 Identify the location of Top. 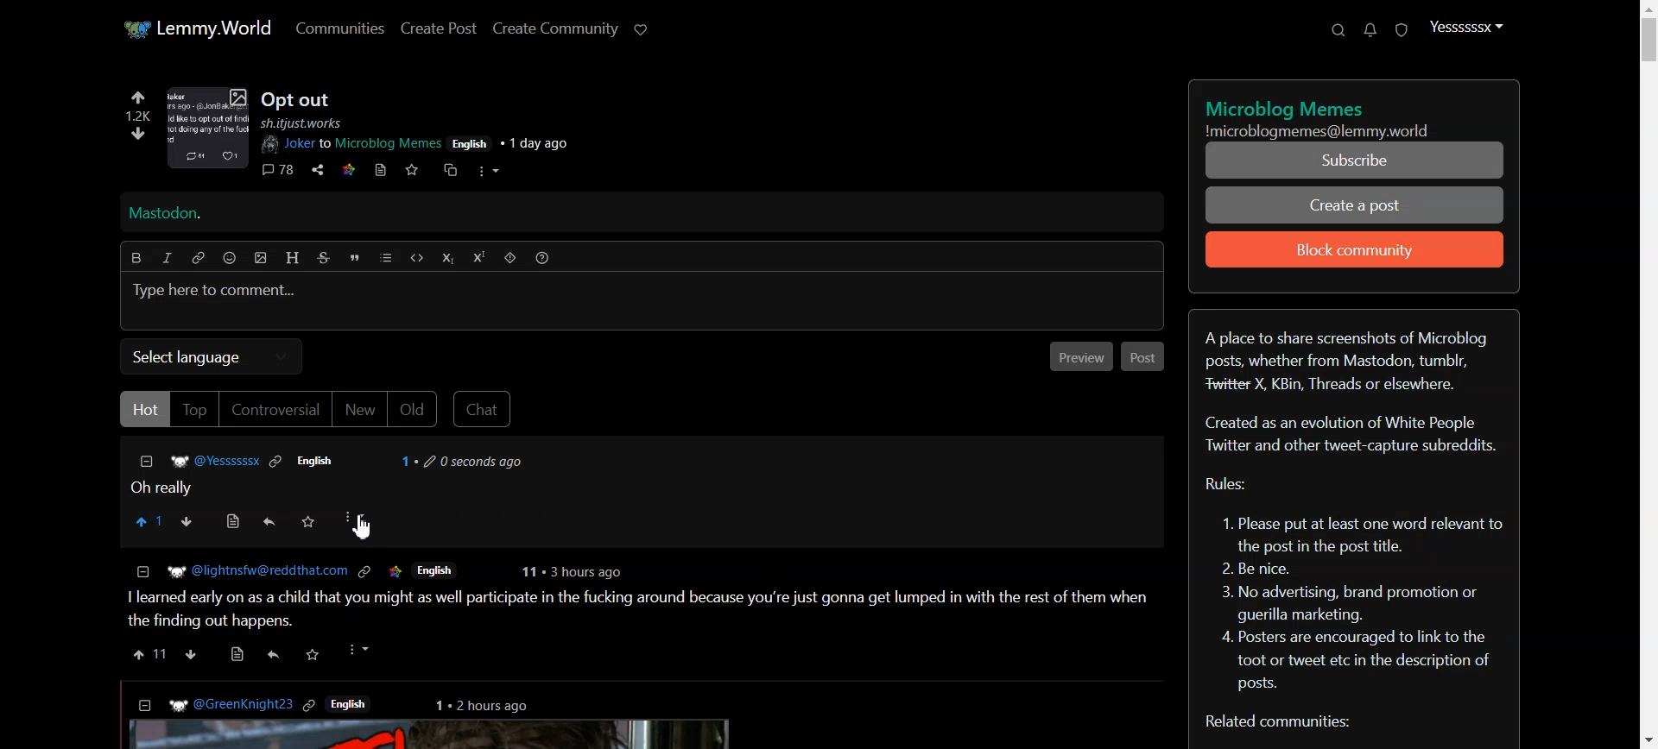
(194, 410).